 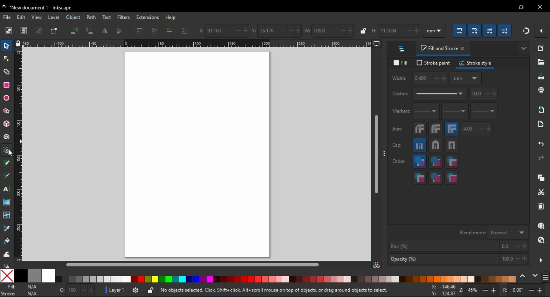 I want to click on rectangle tool, so click(x=7, y=85).